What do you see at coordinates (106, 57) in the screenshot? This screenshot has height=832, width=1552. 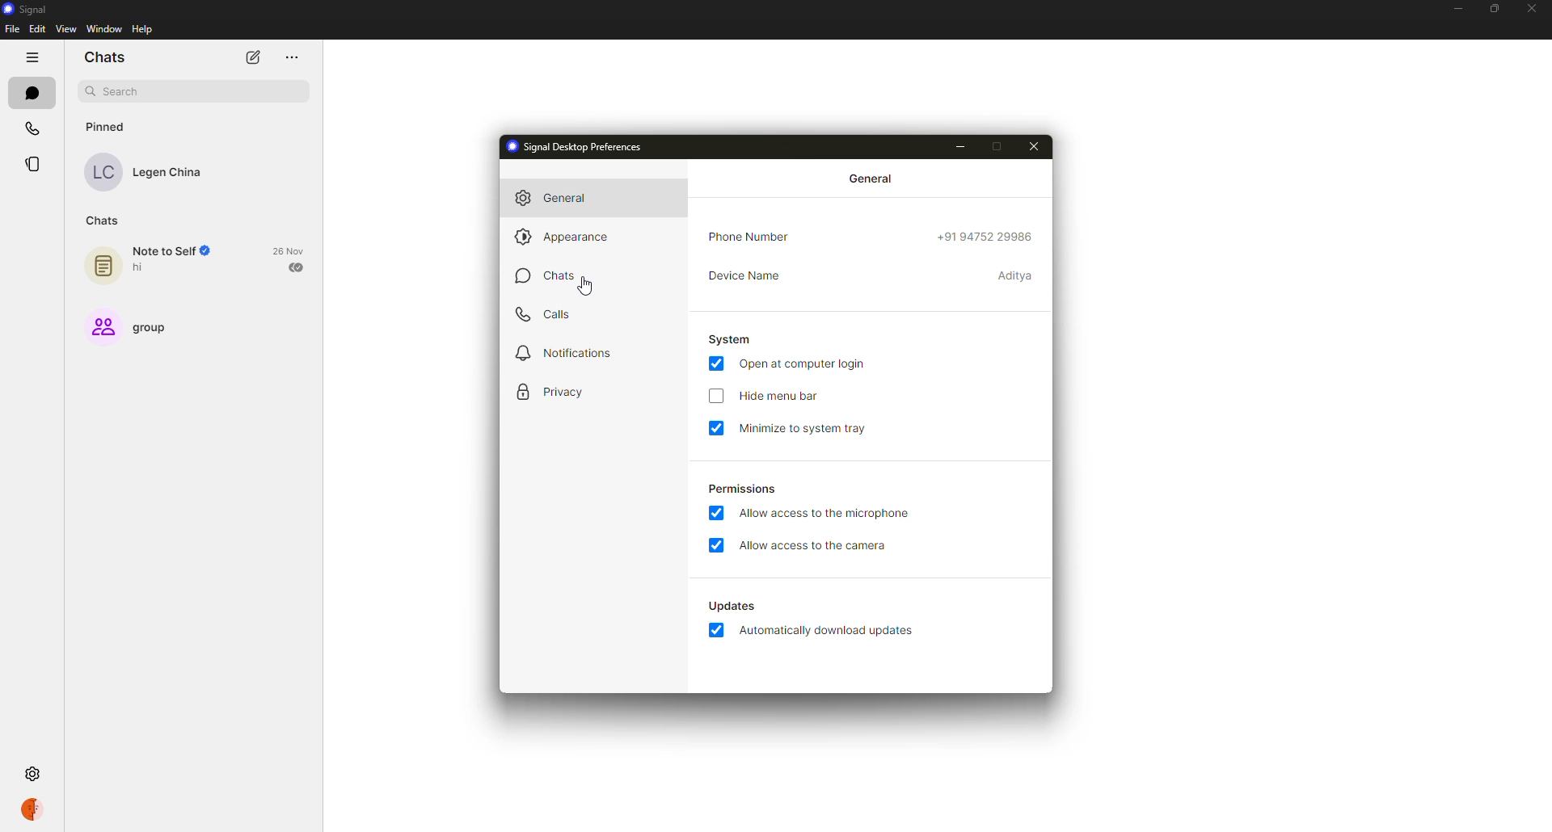 I see `chats` at bounding box center [106, 57].